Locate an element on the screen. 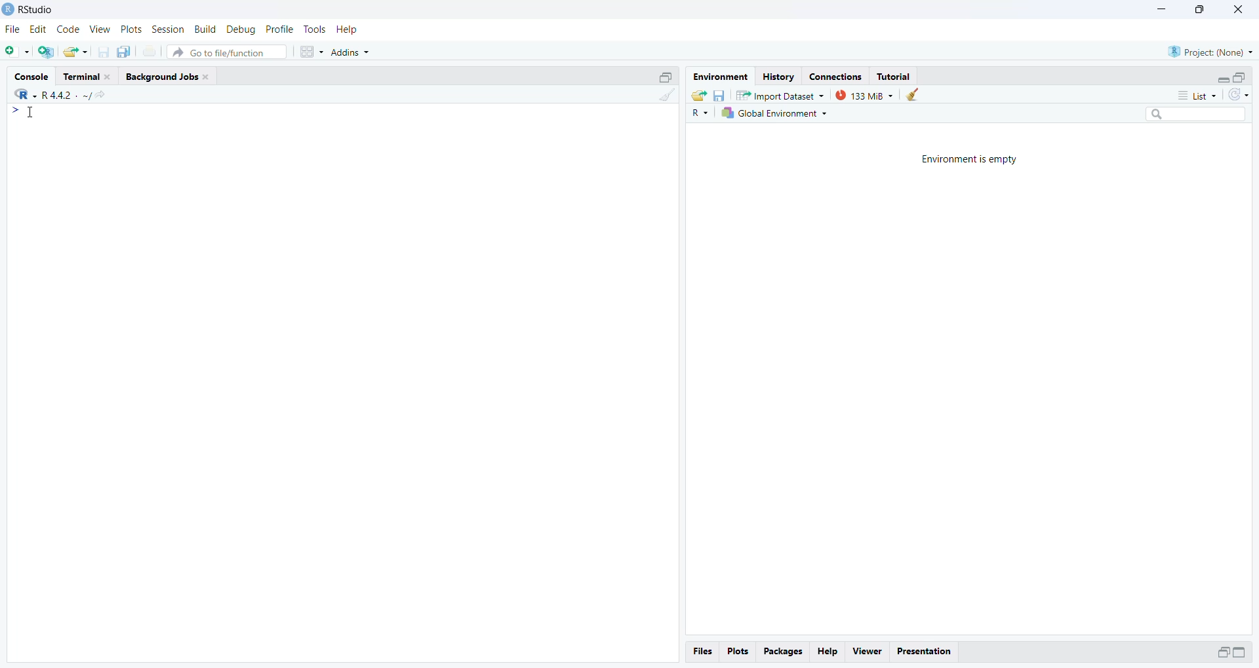 Image resolution: width=1259 pixels, height=668 pixels. Help is located at coordinates (348, 29).